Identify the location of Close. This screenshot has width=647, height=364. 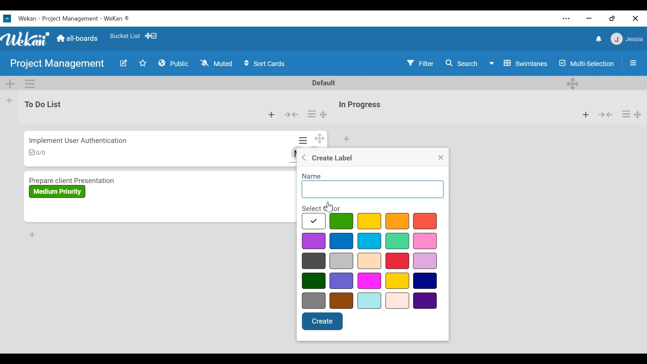
(441, 158).